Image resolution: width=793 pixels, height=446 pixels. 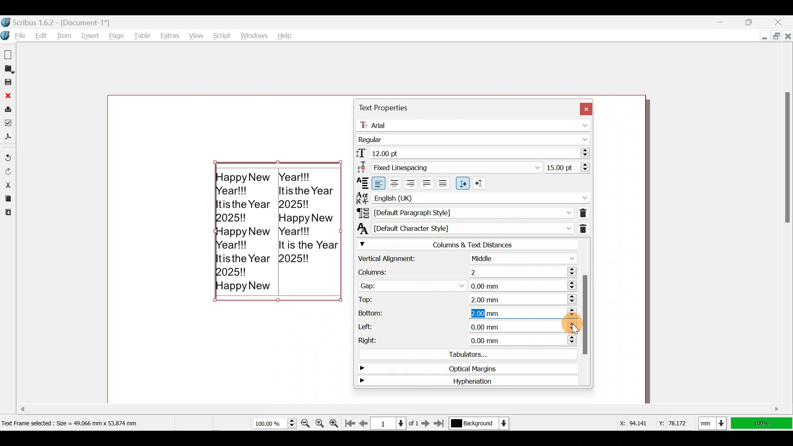 What do you see at coordinates (585, 108) in the screenshot?
I see `Close` at bounding box center [585, 108].